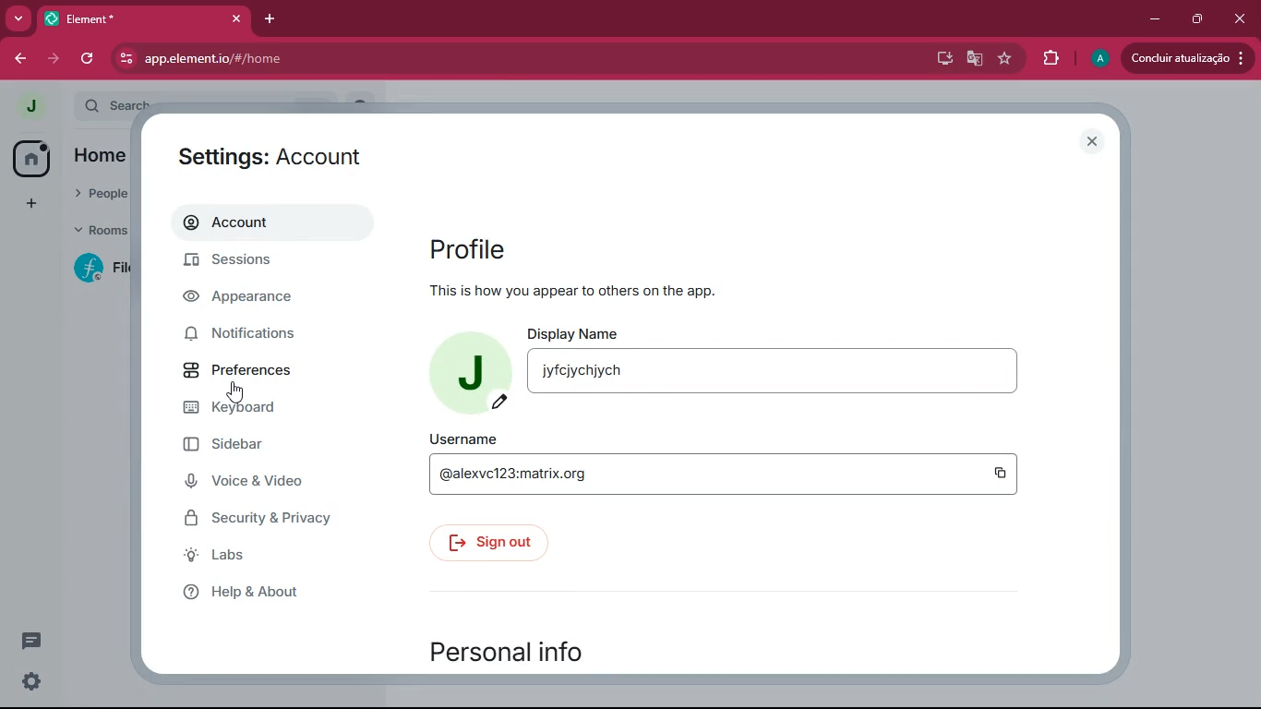 Image resolution: width=1261 pixels, height=709 pixels. Describe the element at coordinates (255, 411) in the screenshot. I see `keyboard` at that location.